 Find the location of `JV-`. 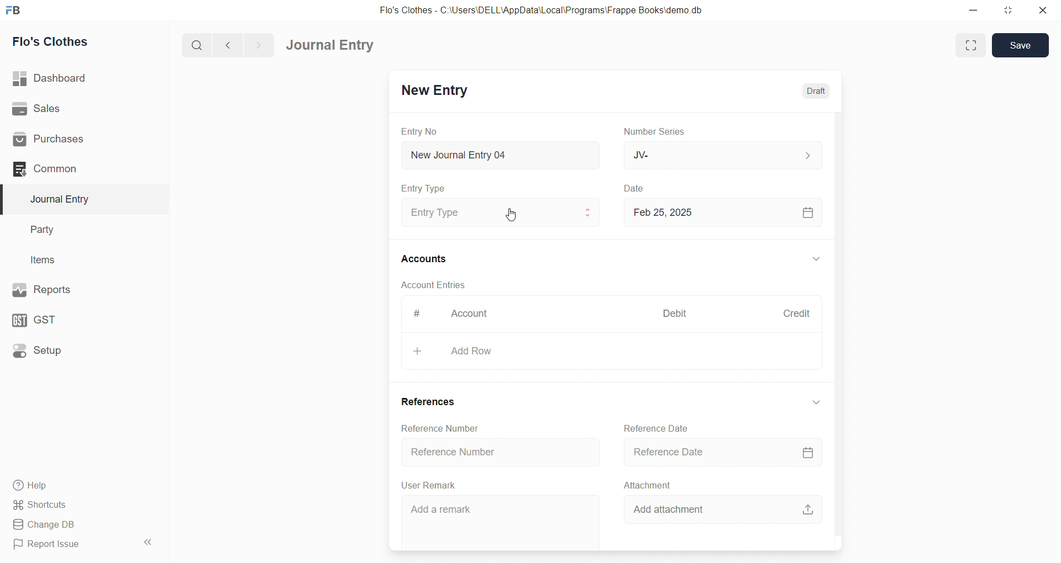

JV- is located at coordinates (721, 155).